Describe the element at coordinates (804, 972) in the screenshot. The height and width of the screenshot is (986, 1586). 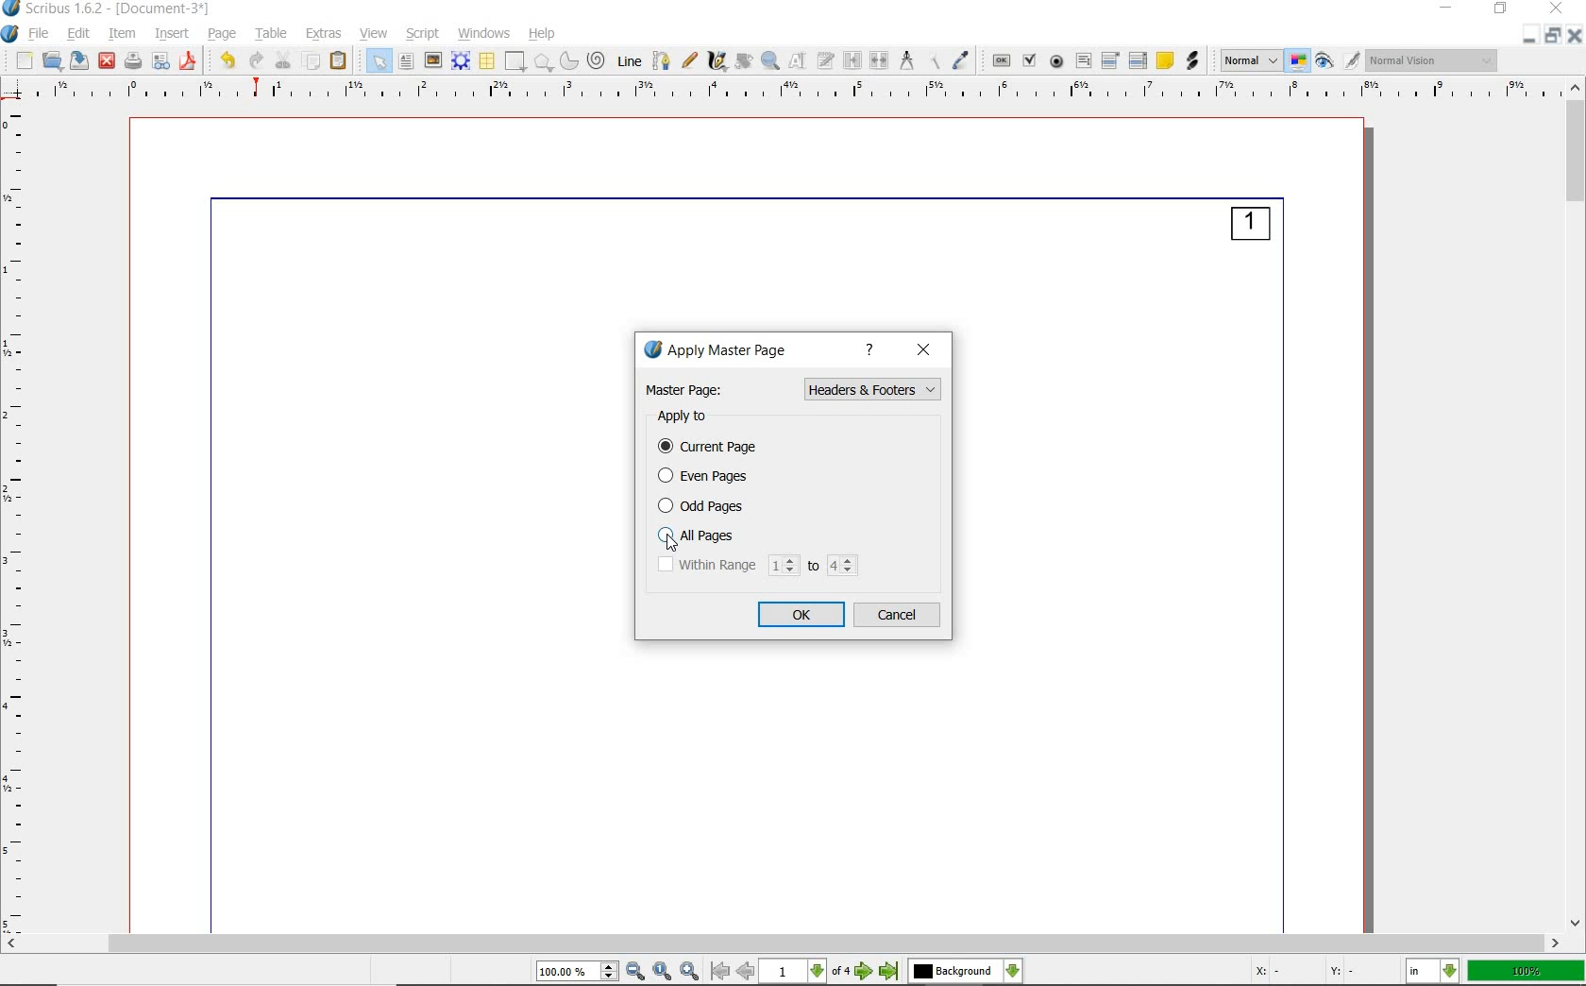
I see `select current page` at that location.